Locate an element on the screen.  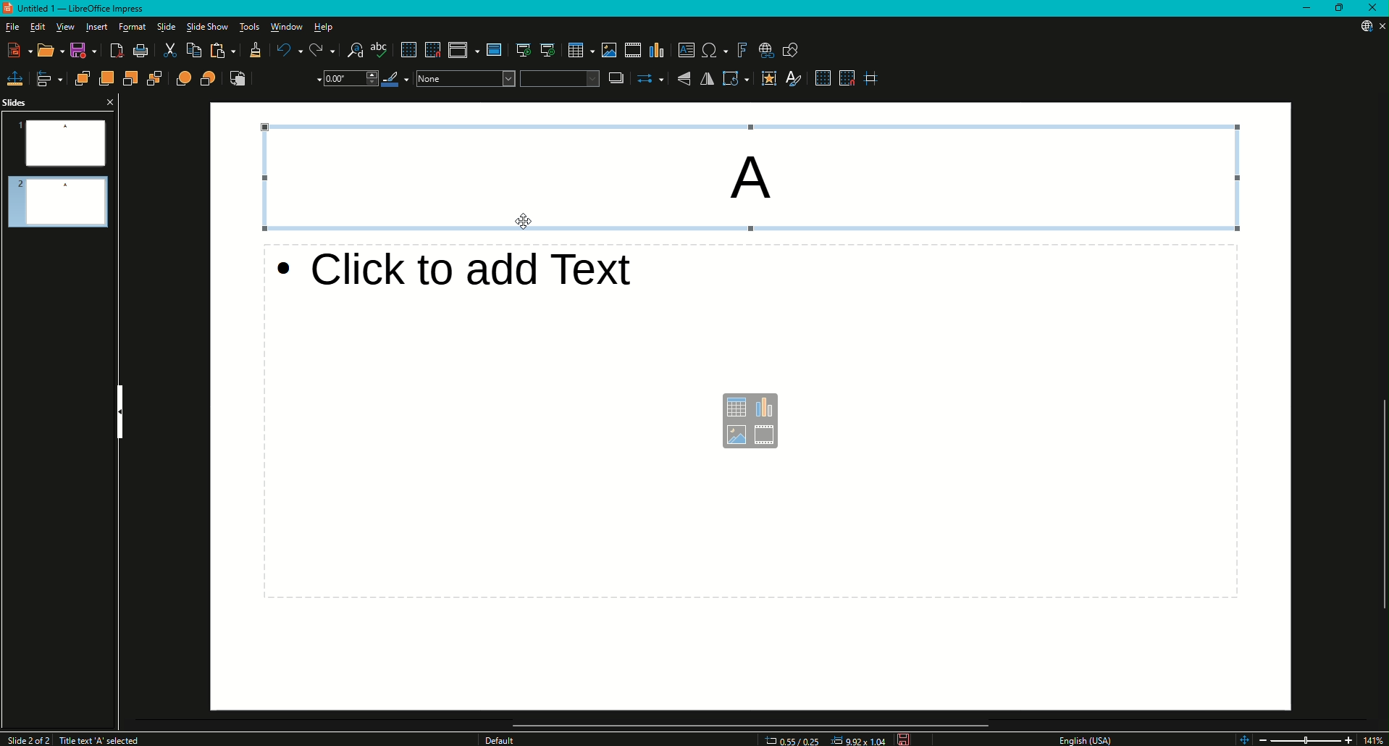
Scroll is located at coordinates (1390, 307).